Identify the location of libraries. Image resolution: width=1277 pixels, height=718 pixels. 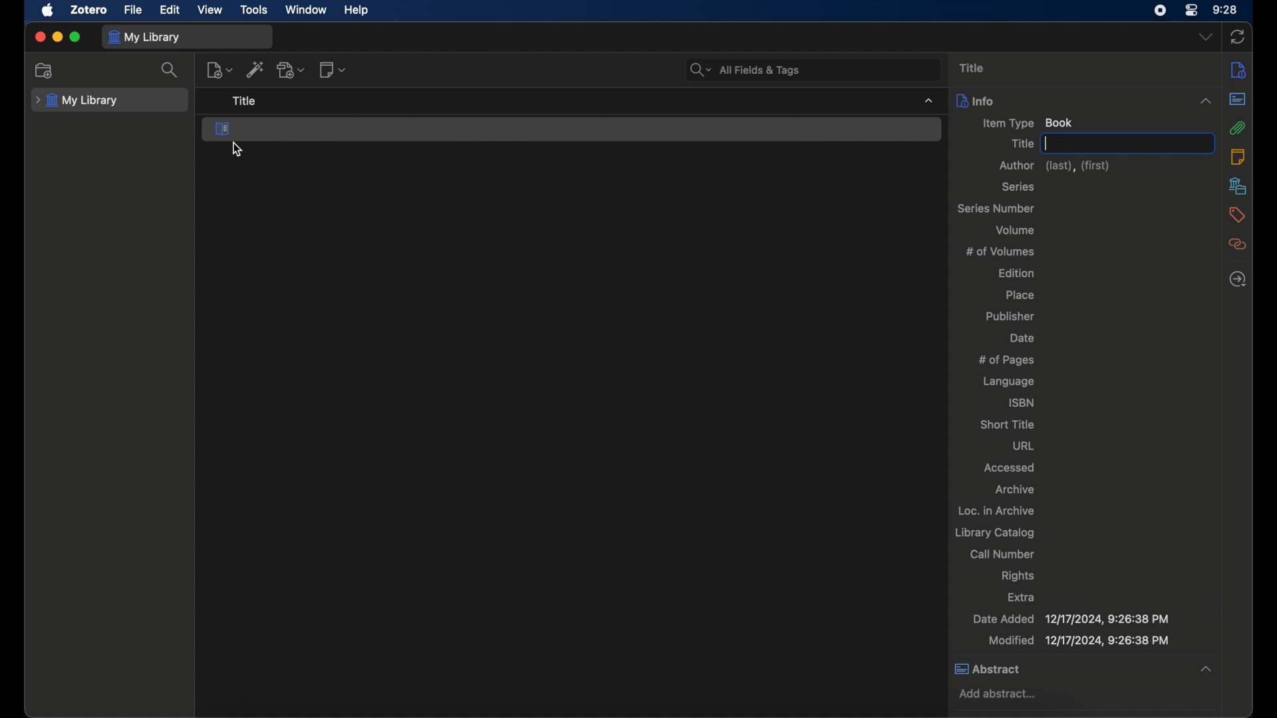
(1237, 185).